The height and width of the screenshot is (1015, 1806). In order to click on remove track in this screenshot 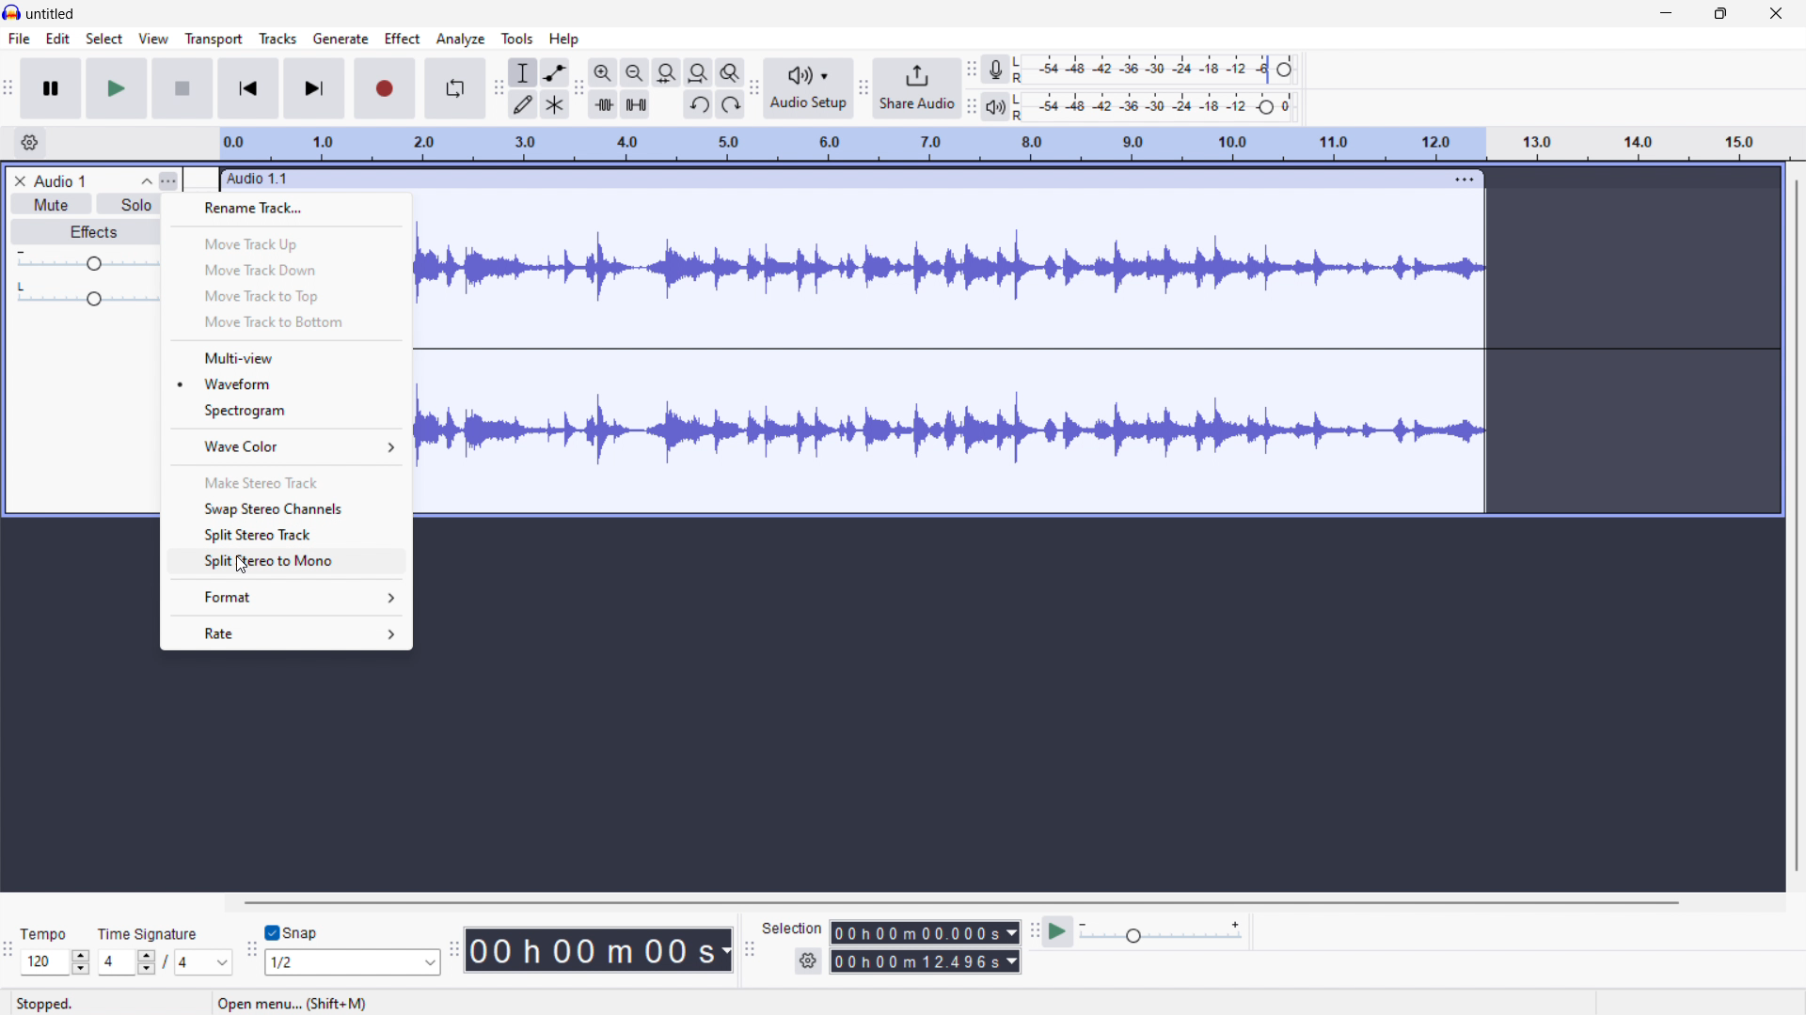, I will do `click(19, 180)`.